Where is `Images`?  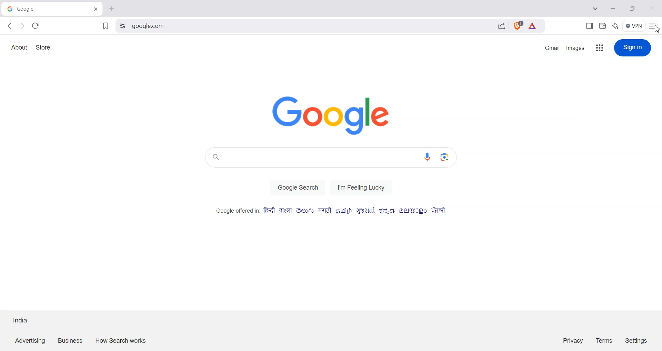
Images is located at coordinates (577, 47).